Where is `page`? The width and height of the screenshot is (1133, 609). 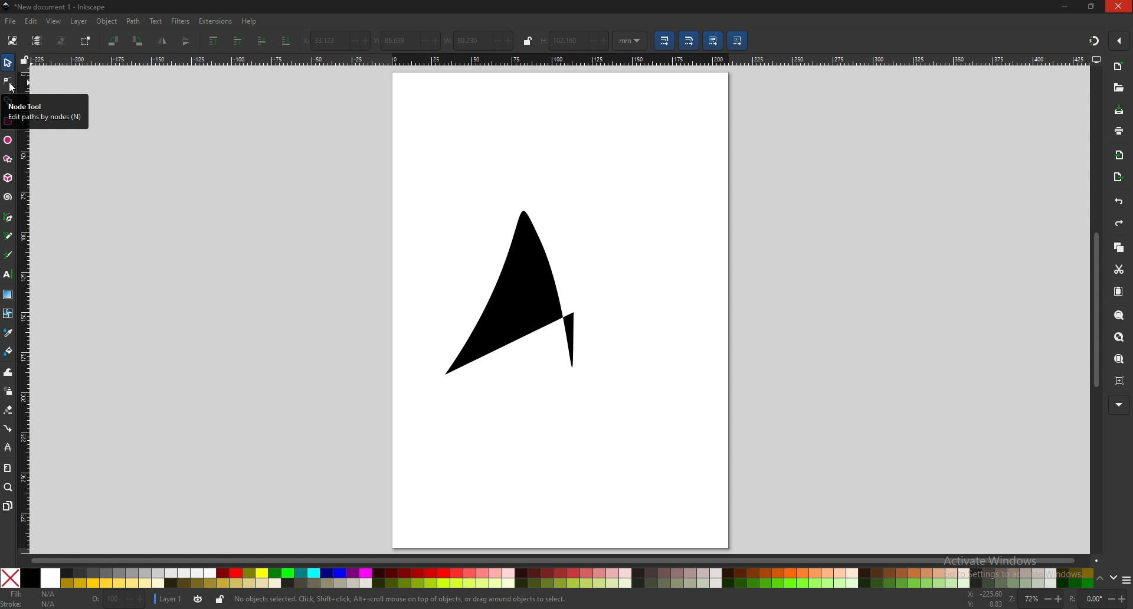 page is located at coordinates (562, 307).